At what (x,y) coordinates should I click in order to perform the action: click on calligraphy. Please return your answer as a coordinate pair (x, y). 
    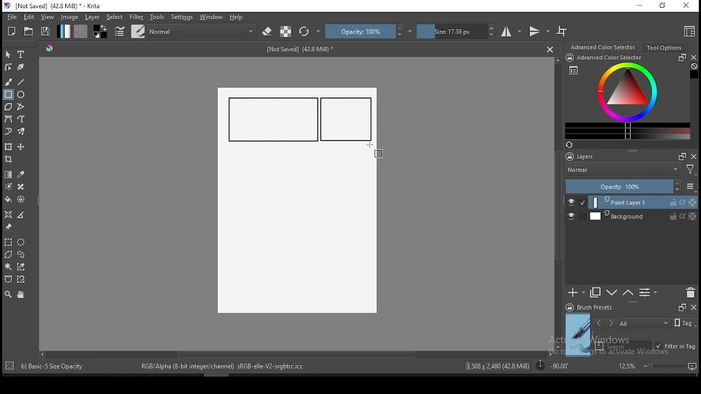
    Looking at the image, I should click on (21, 66).